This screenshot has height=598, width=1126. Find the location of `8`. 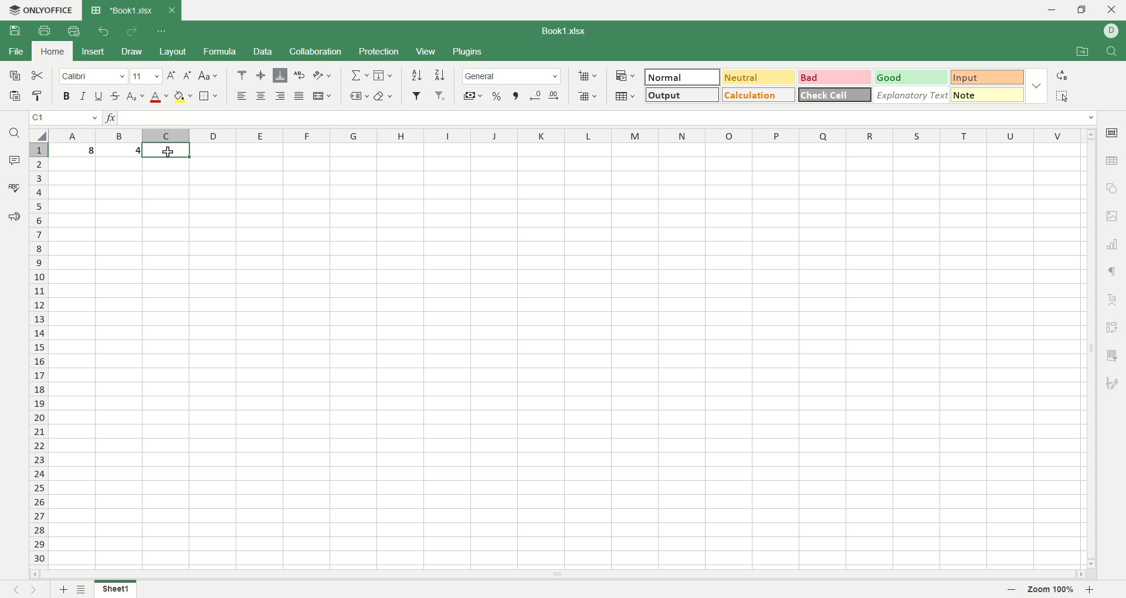

8 is located at coordinates (72, 150).